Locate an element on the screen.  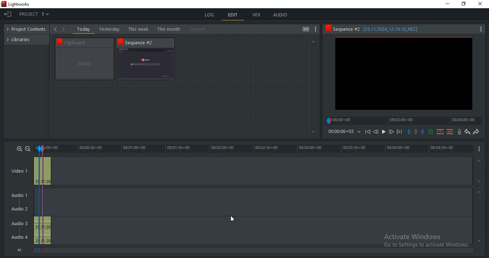
Play is located at coordinates (384, 132).